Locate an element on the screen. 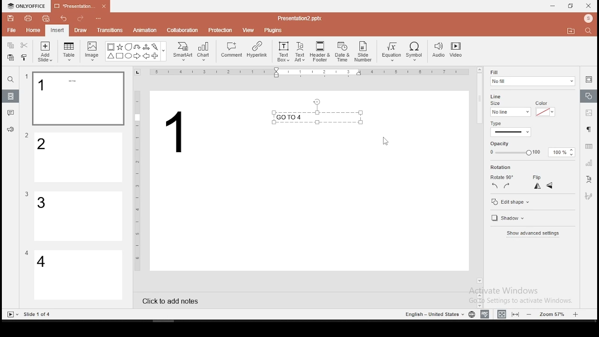 Image resolution: width=599 pixels, height=337 pixels. find is located at coordinates (10, 80).